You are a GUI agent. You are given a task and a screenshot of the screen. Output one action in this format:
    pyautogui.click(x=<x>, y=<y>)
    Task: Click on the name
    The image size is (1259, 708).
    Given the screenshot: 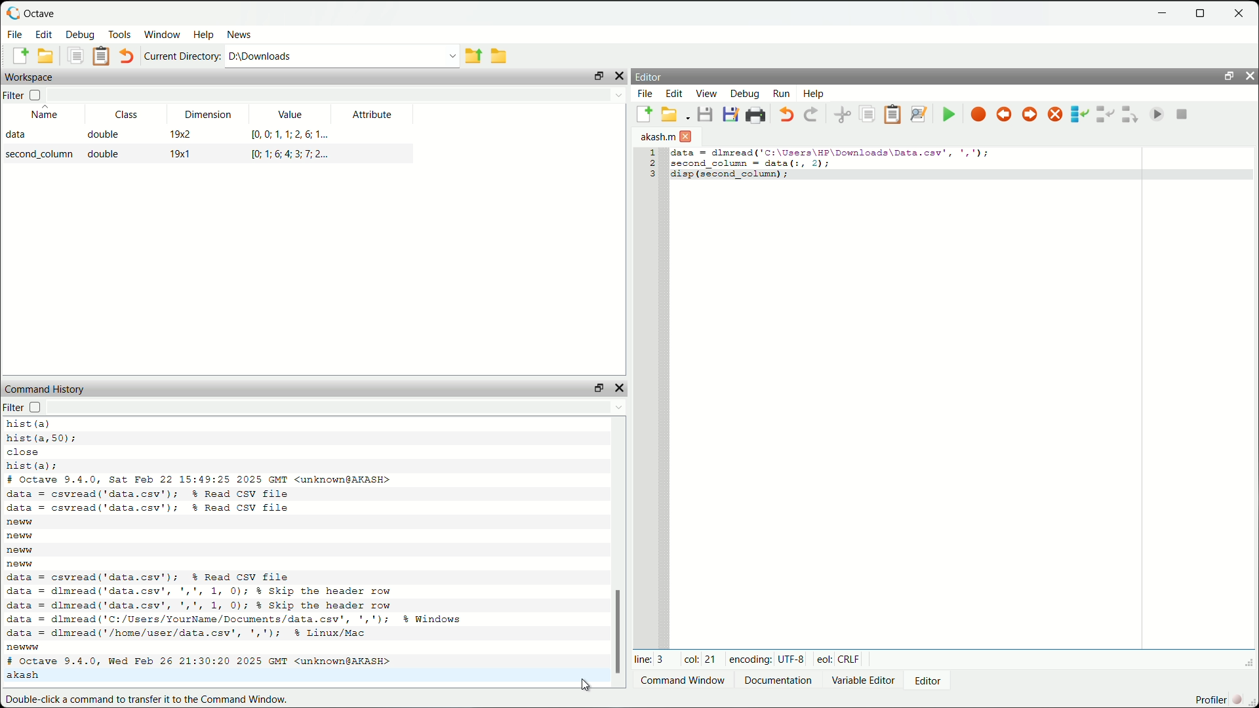 What is the action you would take?
    pyautogui.click(x=47, y=116)
    